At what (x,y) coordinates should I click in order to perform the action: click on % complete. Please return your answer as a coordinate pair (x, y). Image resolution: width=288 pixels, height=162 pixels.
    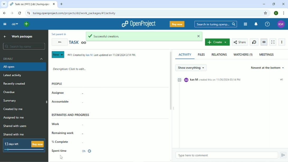
    Looking at the image, I should click on (61, 142).